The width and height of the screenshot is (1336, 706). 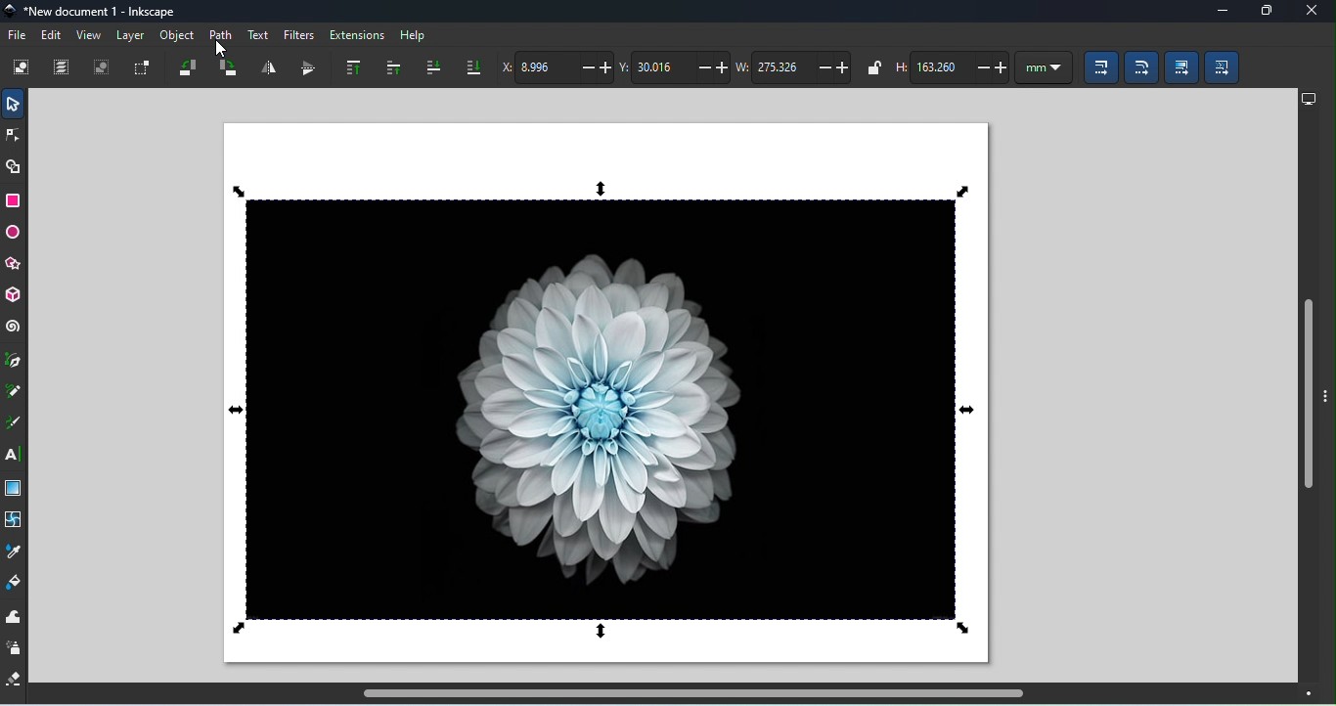 I want to click on File, so click(x=17, y=33).